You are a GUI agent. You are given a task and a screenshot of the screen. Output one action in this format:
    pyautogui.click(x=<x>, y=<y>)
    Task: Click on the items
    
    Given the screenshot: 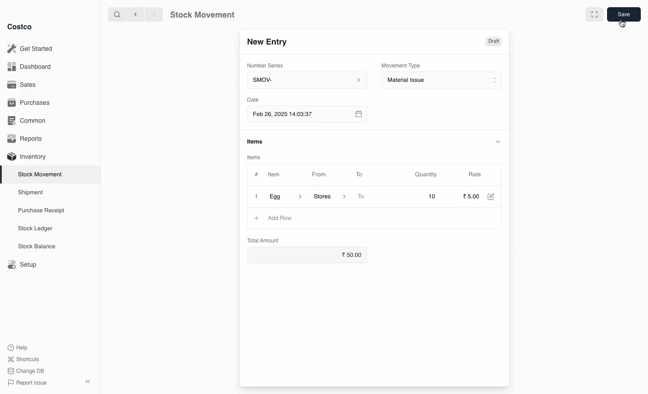 What is the action you would take?
    pyautogui.click(x=256, y=142)
    